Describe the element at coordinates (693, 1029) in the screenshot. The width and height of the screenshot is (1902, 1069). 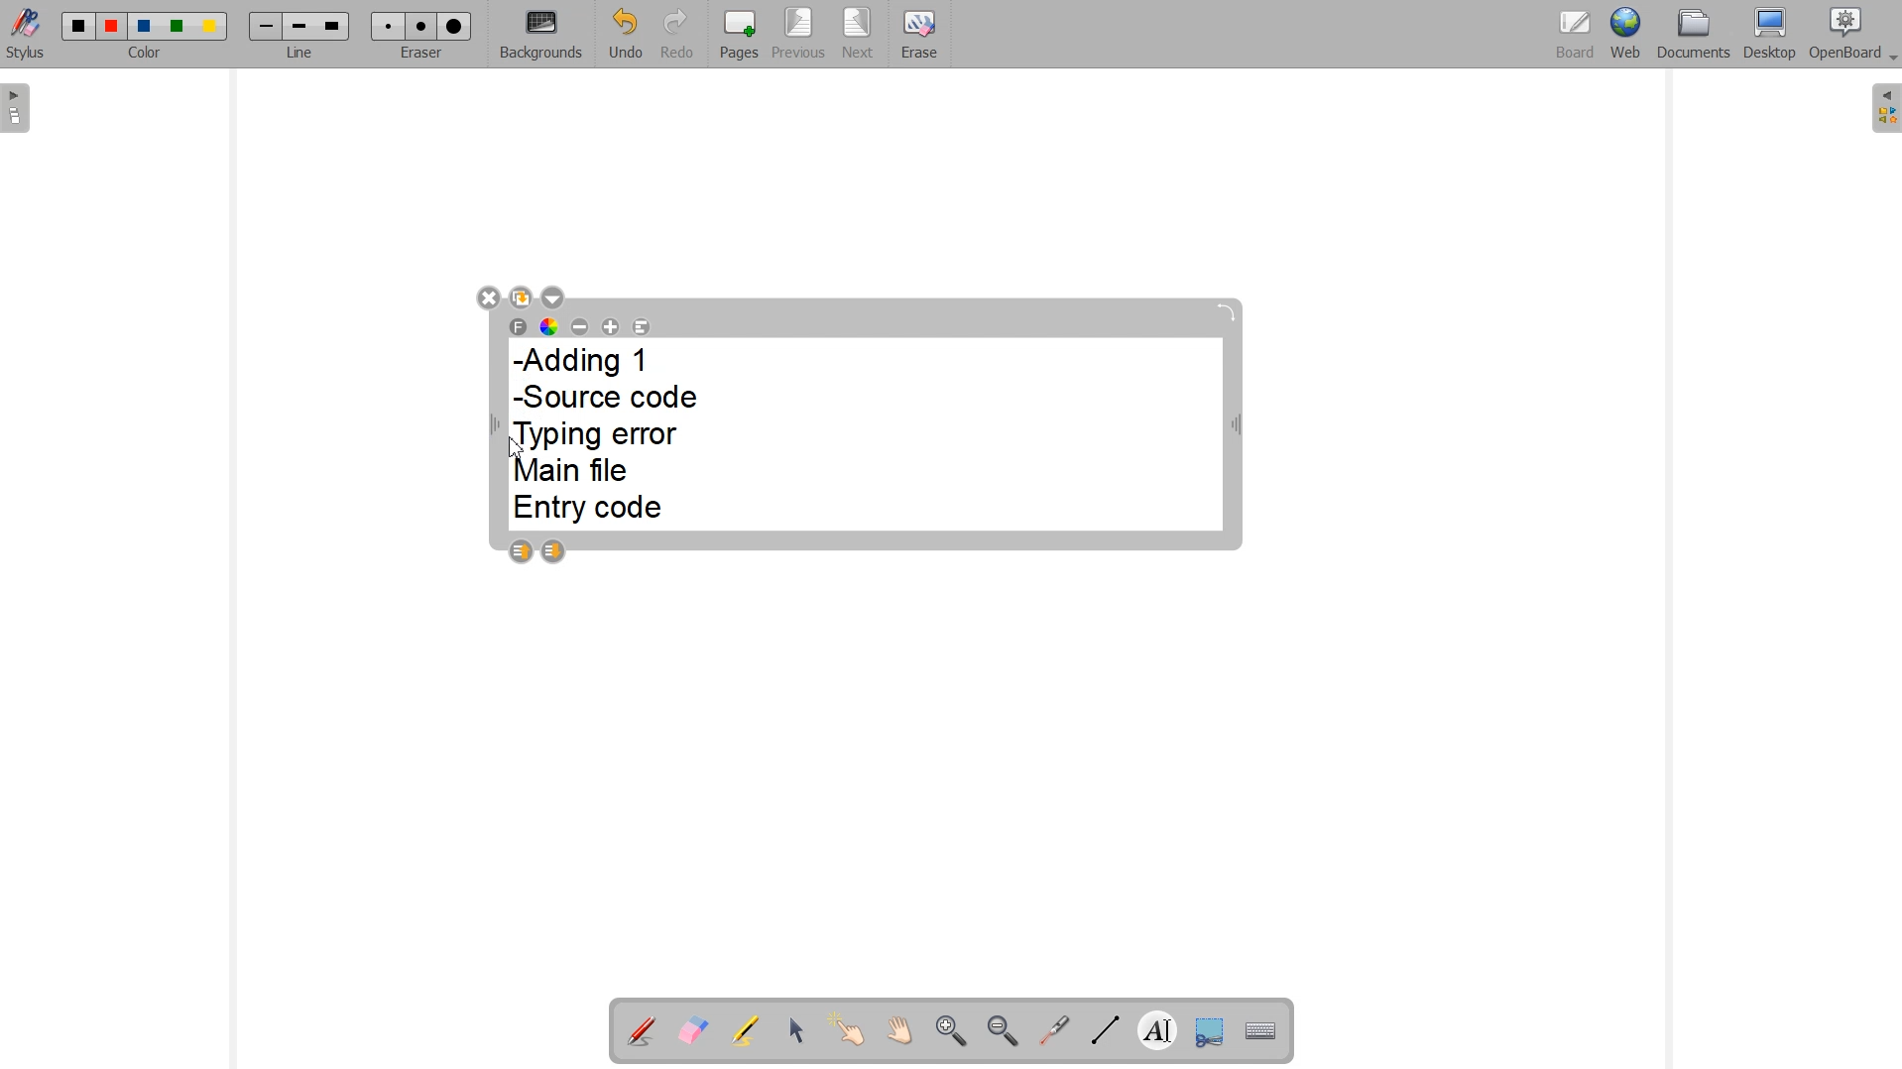
I see `Erase annotation` at that location.